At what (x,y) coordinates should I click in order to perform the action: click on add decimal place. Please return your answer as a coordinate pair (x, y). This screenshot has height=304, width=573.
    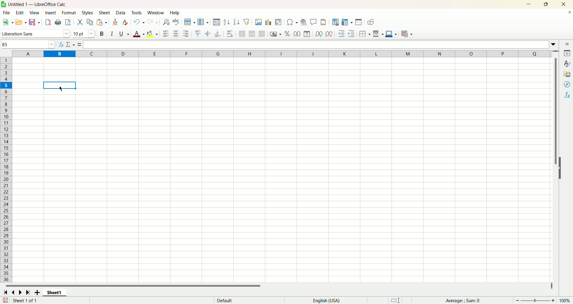
    Looking at the image, I should click on (319, 34).